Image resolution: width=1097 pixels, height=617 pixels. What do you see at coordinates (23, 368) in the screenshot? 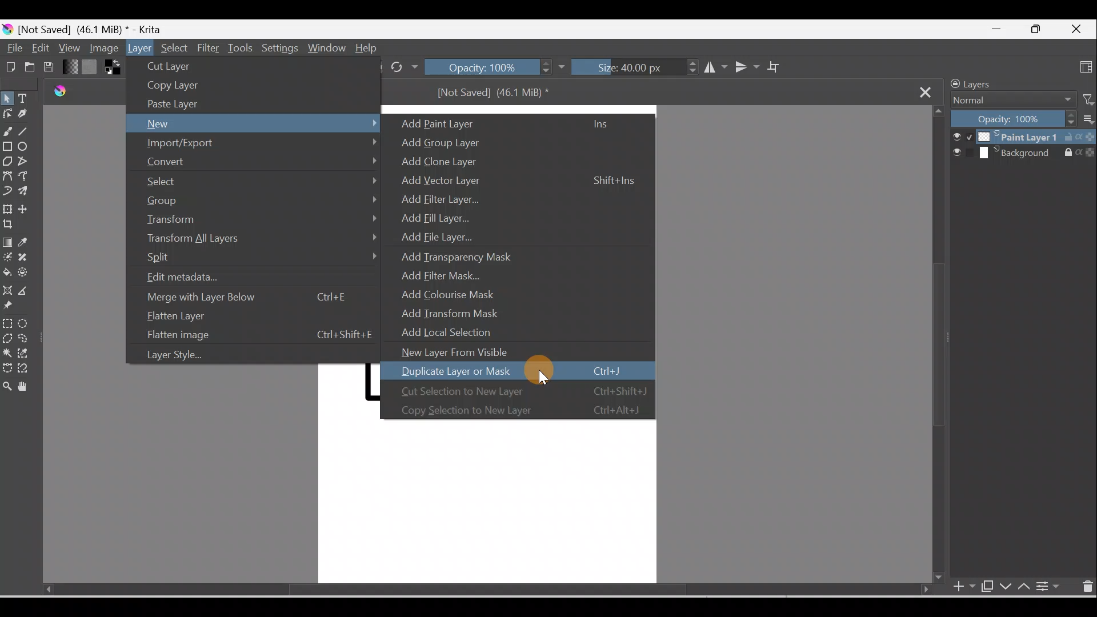
I see `Magnetic curve selection tool` at bounding box center [23, 368].